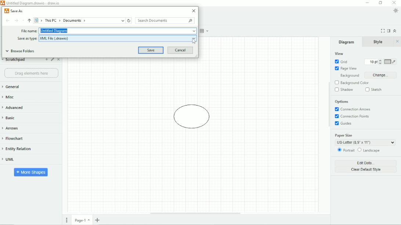 This screenshot has width=401, height=225. Describe the element at coordinates (30, 21) in the screenshot. I see `Up to "This PC"` at that location.